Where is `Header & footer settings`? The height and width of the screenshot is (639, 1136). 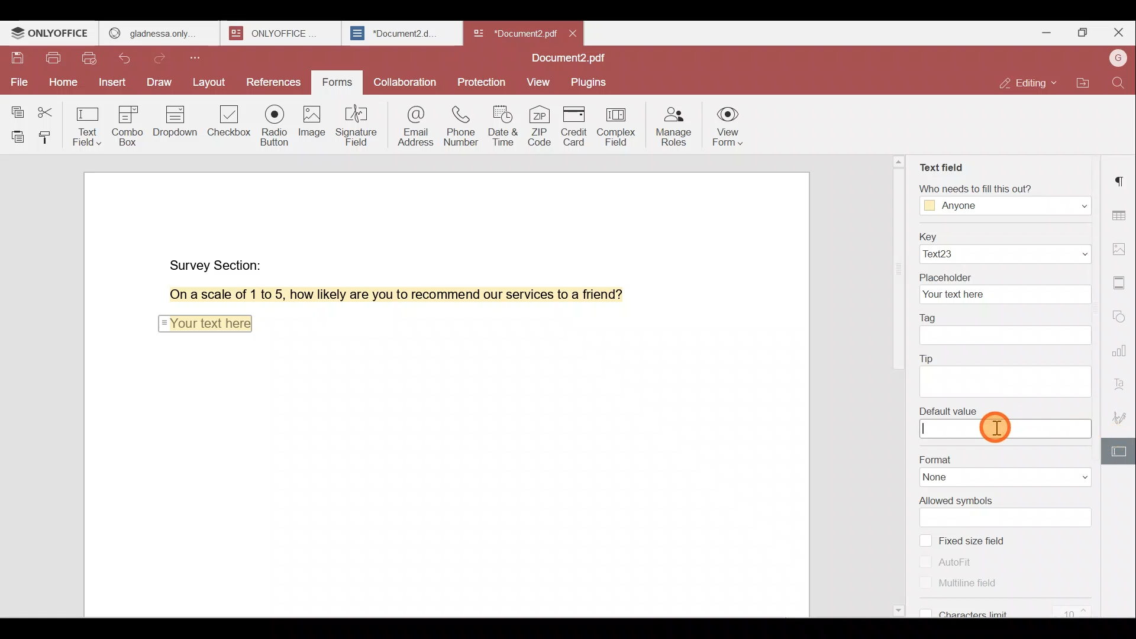
Header & footer settings is located at coordinates (1122, 282).